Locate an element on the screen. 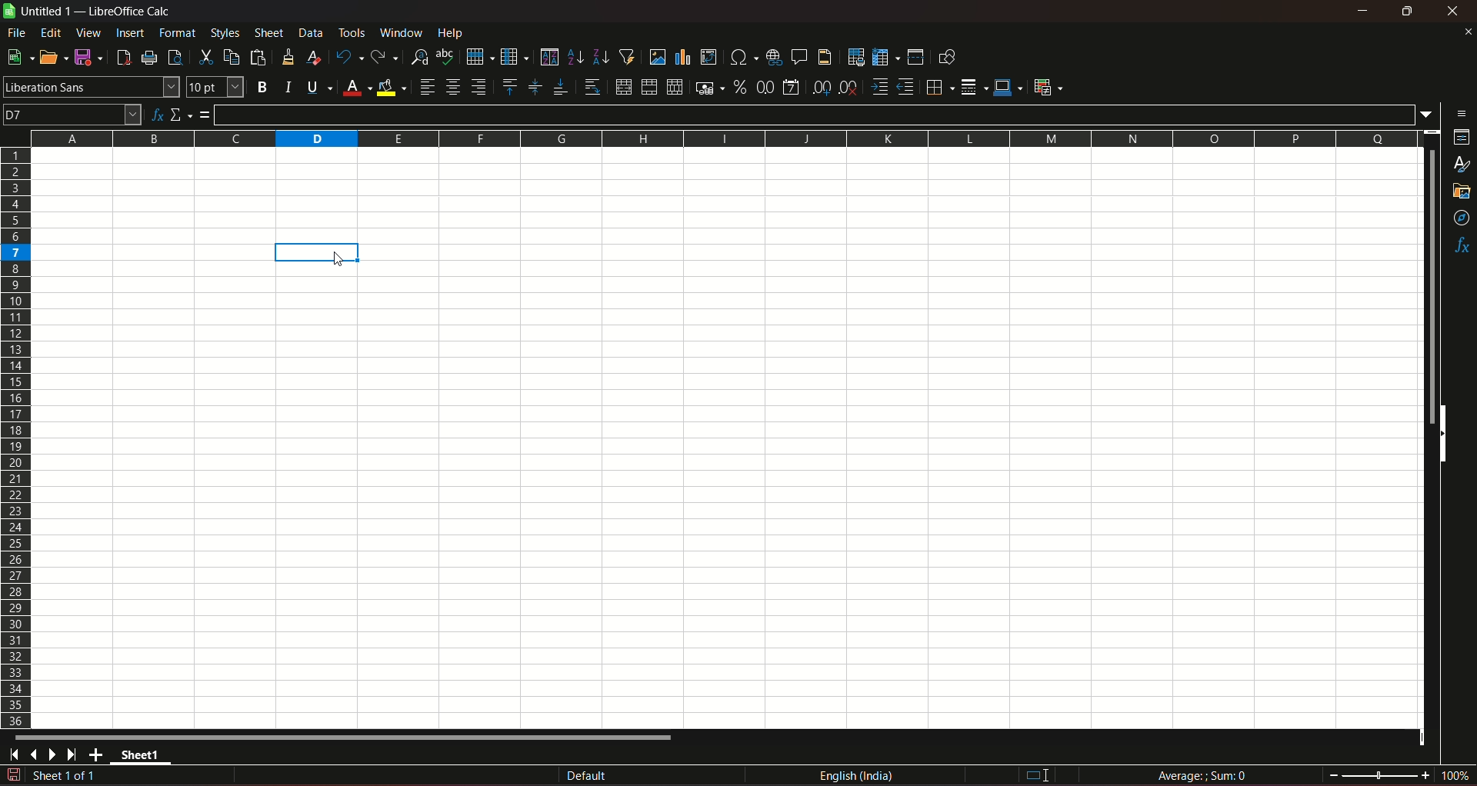 This screenshot has height=786, width=1477. align top is located at coordinates (508, 86).